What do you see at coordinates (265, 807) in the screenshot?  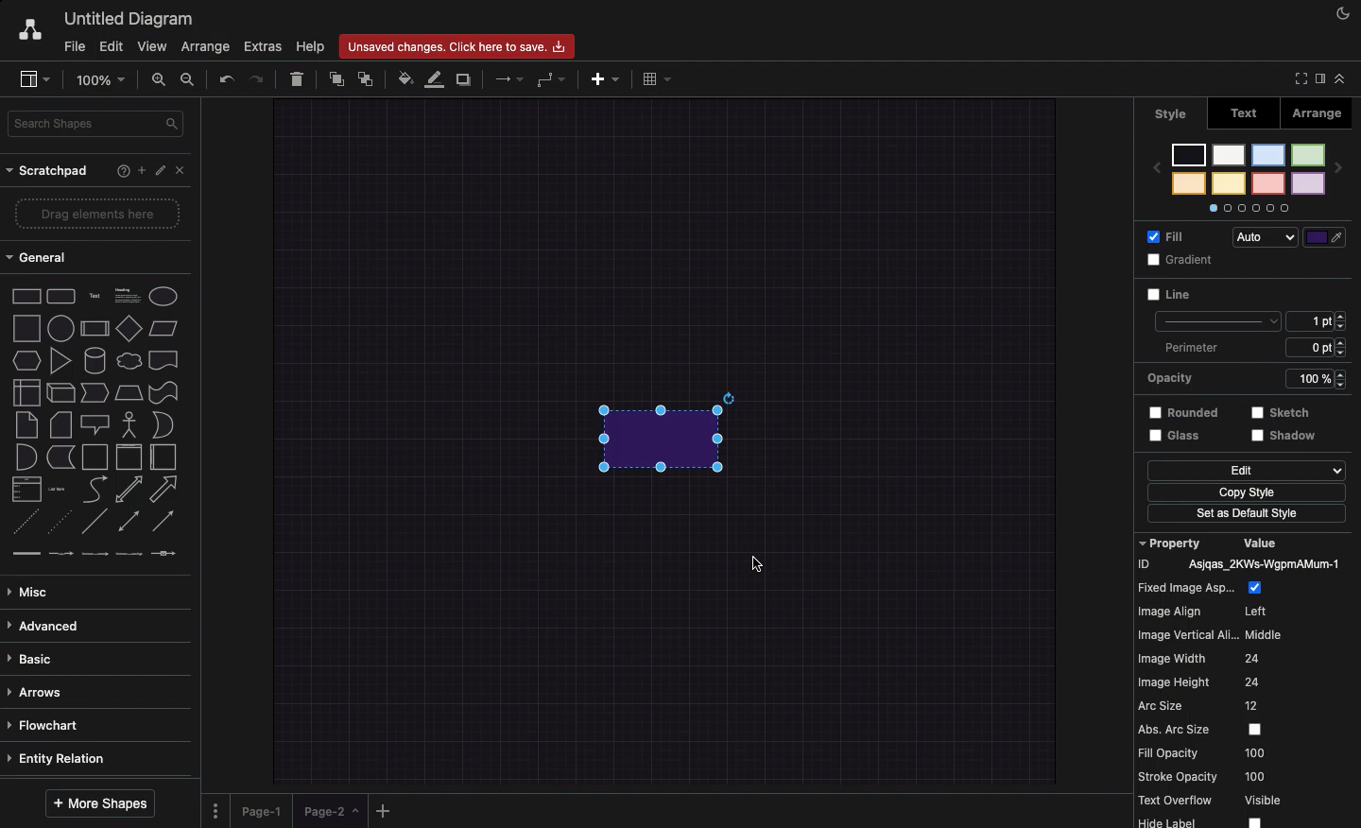 I see `Page 1` at bounding box center [265, 807].